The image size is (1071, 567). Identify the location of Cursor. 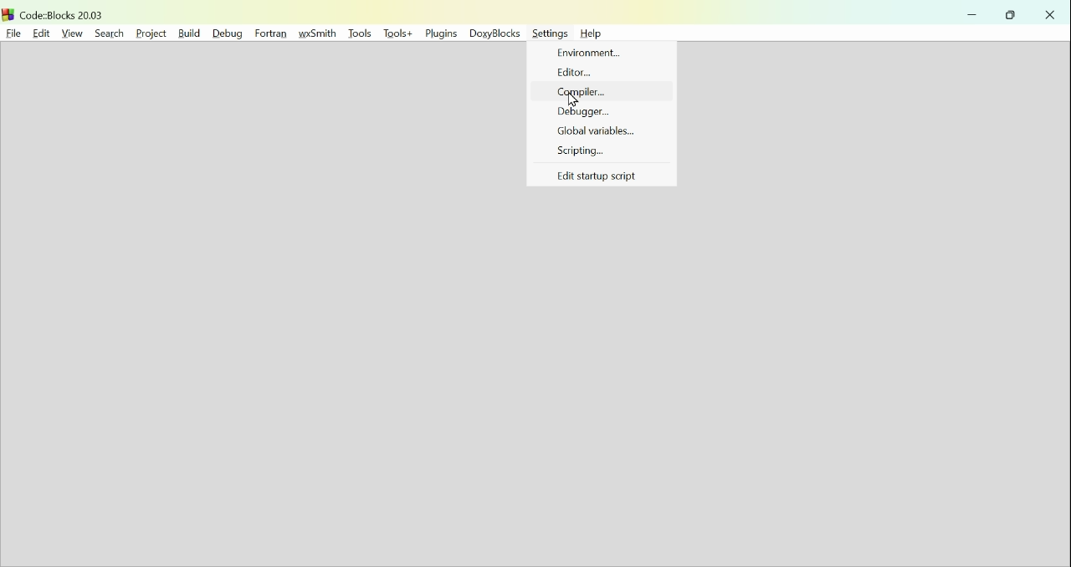
(573, 100).